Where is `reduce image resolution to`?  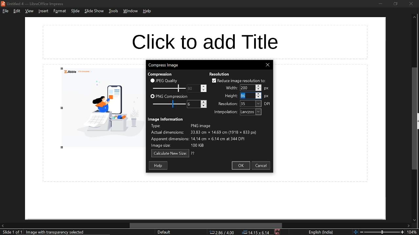 reduce image resolution to is located at coordinates (239, 81).